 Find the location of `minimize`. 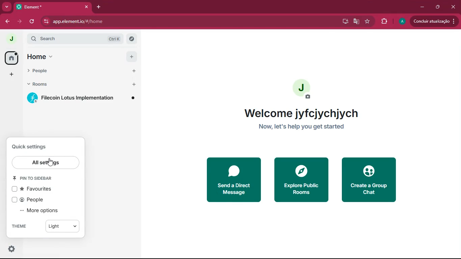

minimize is located at coordinates (422, 7).